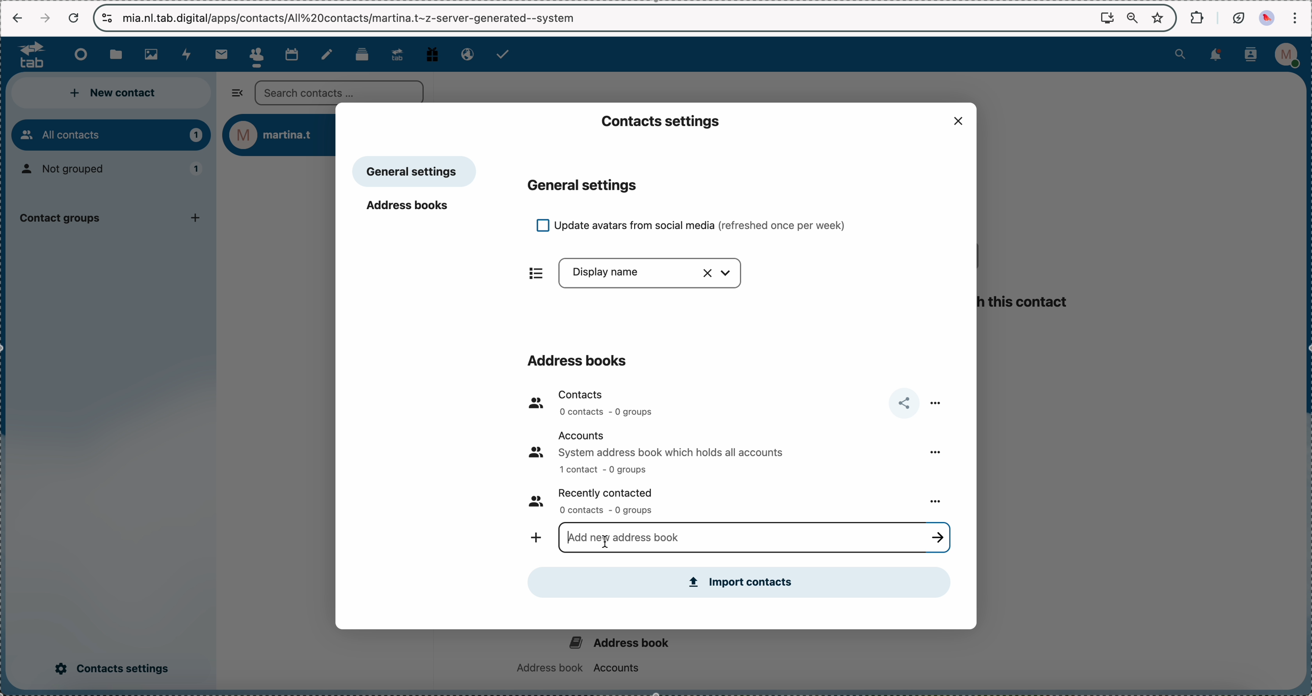 Image resolution: width=1312 pixels, height=696 pixels. What do you see at coordinates (902, 403) in the screenshot?
I see `share` at bounding box center [902, 403].